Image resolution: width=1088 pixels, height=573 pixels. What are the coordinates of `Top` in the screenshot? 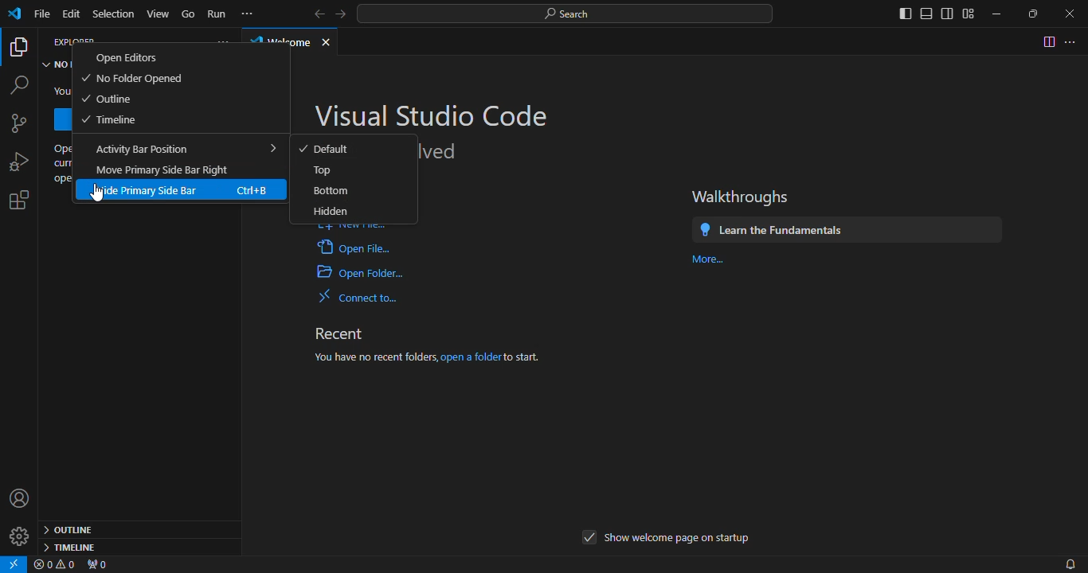 It's located at (323, 170).